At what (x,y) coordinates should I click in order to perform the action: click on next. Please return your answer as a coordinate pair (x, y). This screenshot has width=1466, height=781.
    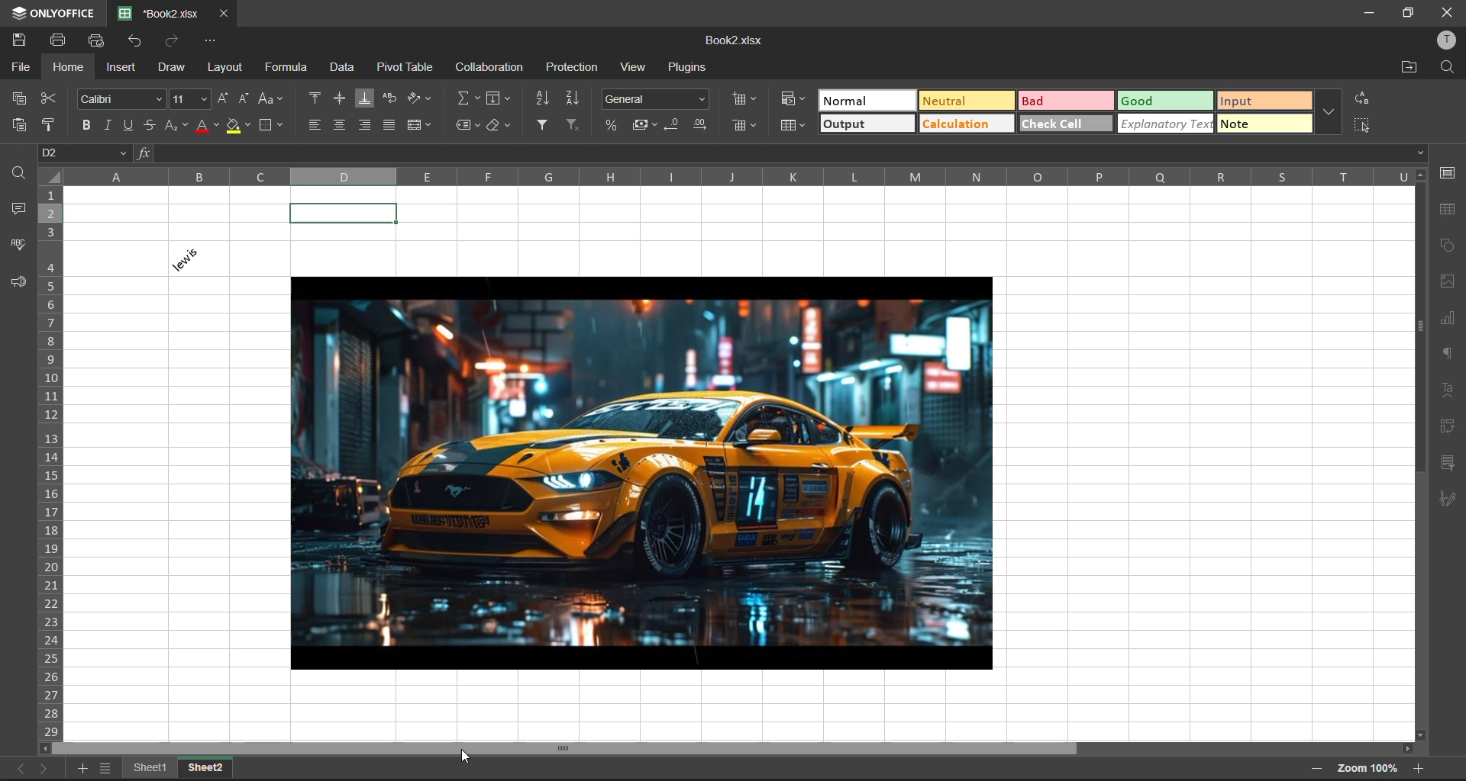
    Looking at the image, I should click on (47, 767).